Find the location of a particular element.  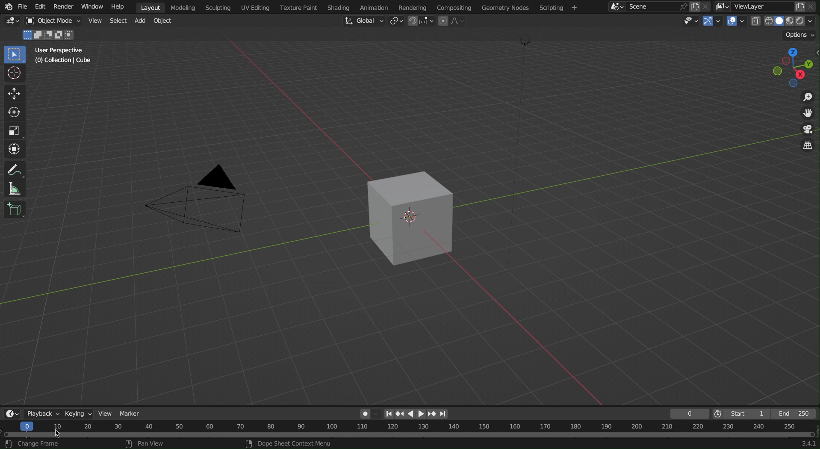

cursor is located at coordinates (59, 433).